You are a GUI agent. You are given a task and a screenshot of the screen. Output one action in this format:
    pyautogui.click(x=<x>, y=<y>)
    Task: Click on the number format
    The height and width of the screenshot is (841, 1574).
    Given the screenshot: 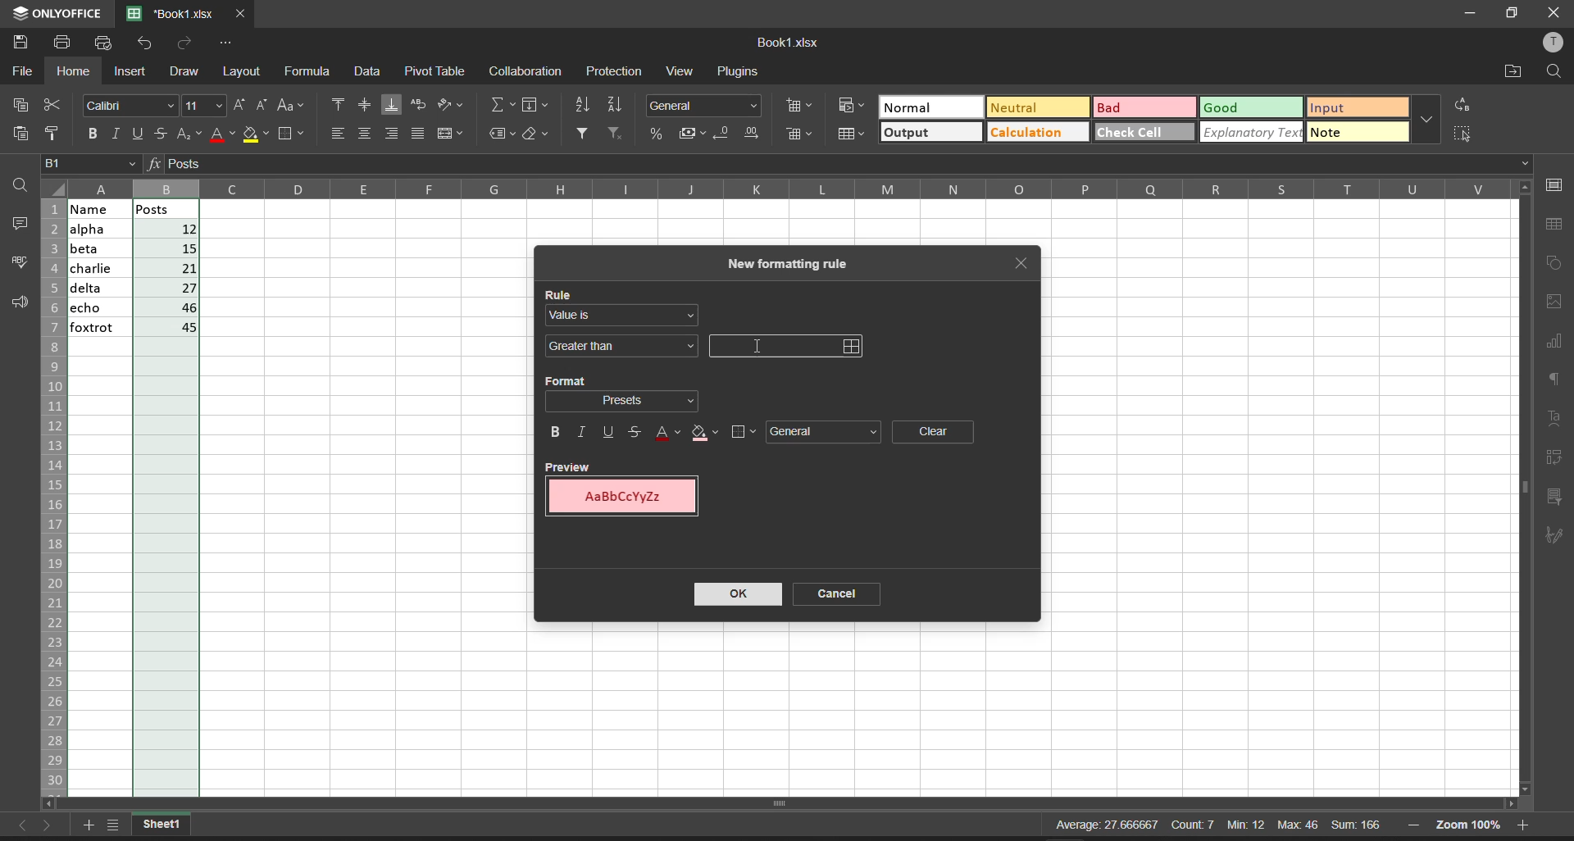 What is the action you would take?
    pyautogui.click(x=705, y=105)
    